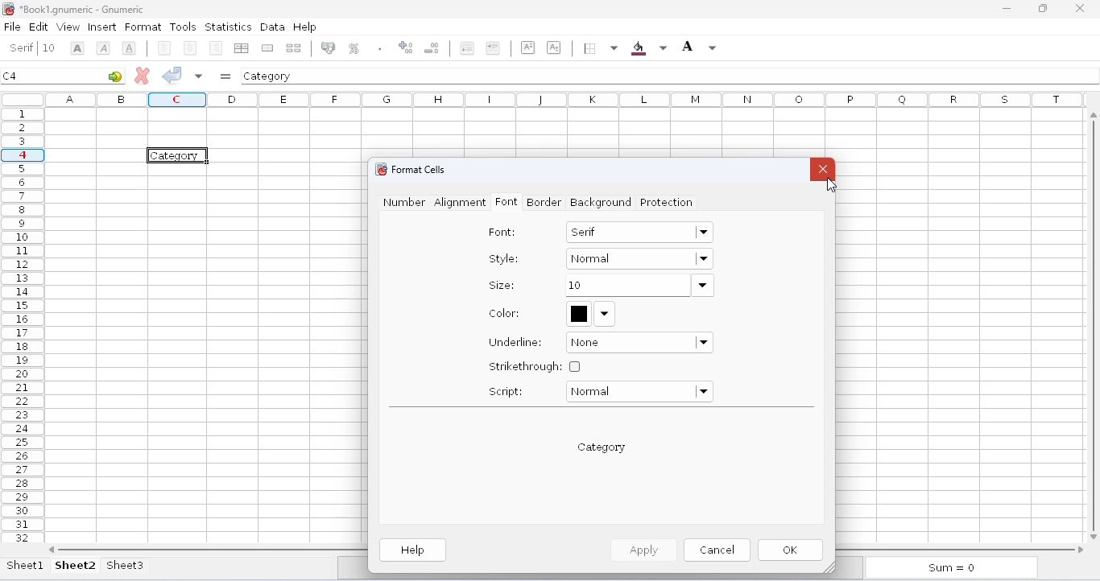  I want to click on increase the indent, so click(528, 47).